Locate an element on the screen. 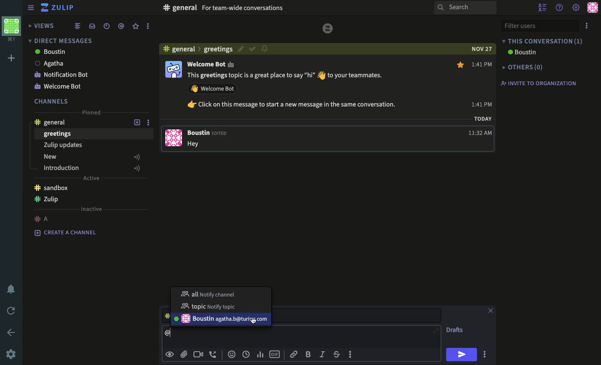  correct is located at coordinates (252, 49).